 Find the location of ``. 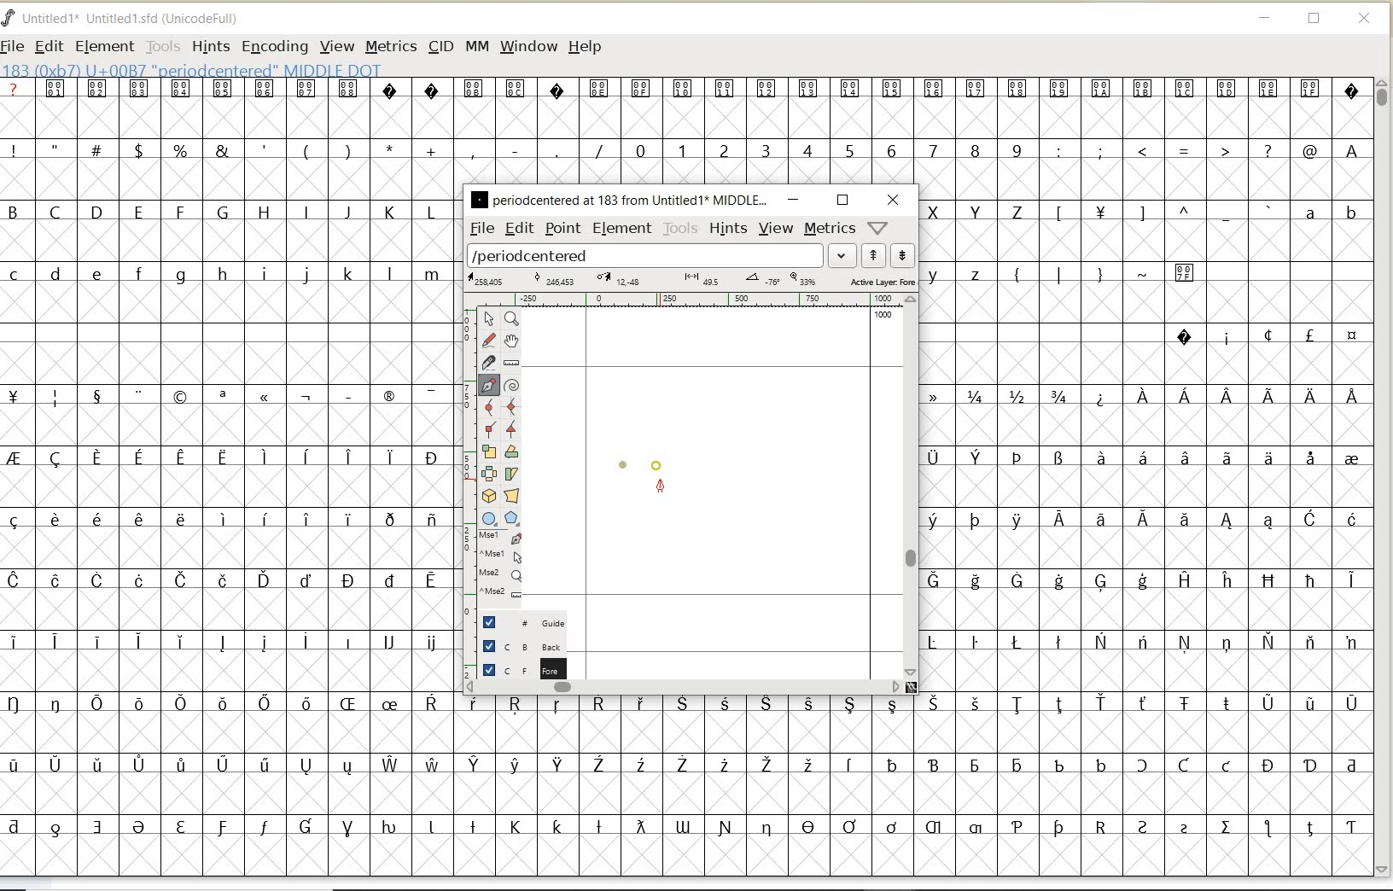

 is located at coordinates (1161, 214).